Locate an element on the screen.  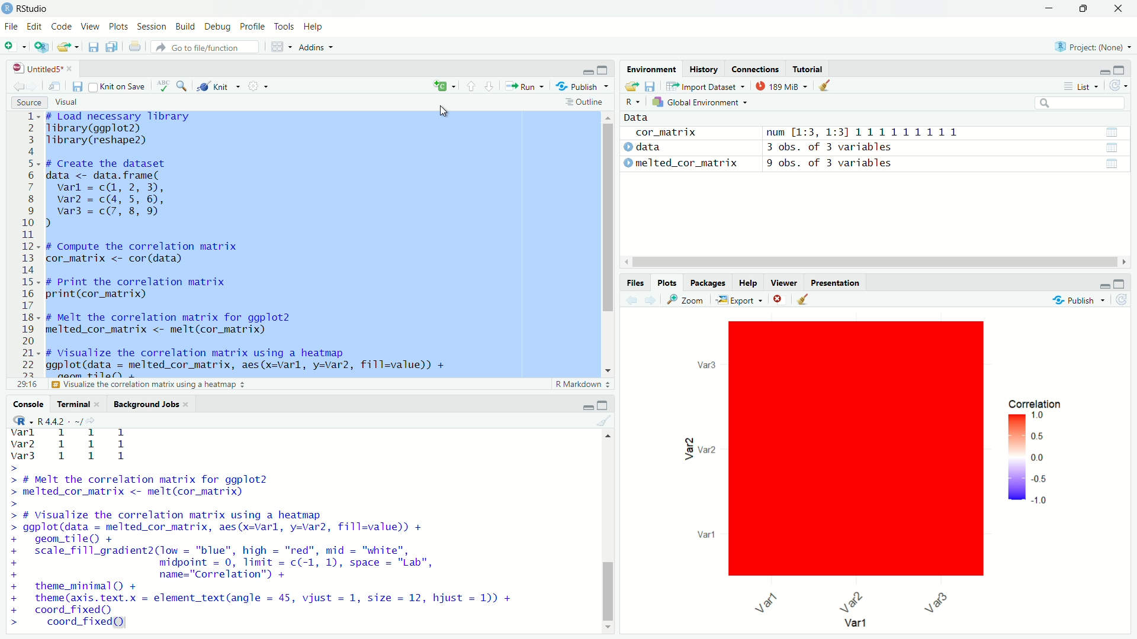
help is located at coordinates (749, 282).